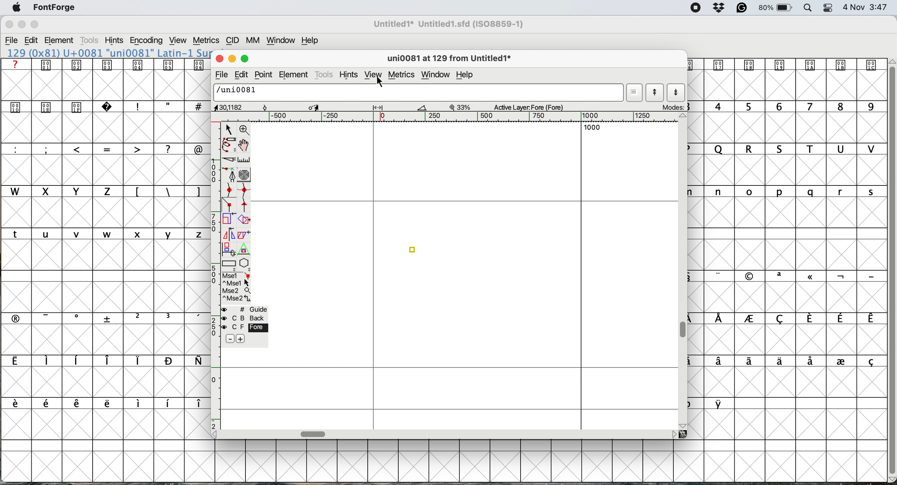 The image size is (897, 485). I want to click on change whether spiro is active or not, so click(244, 174).